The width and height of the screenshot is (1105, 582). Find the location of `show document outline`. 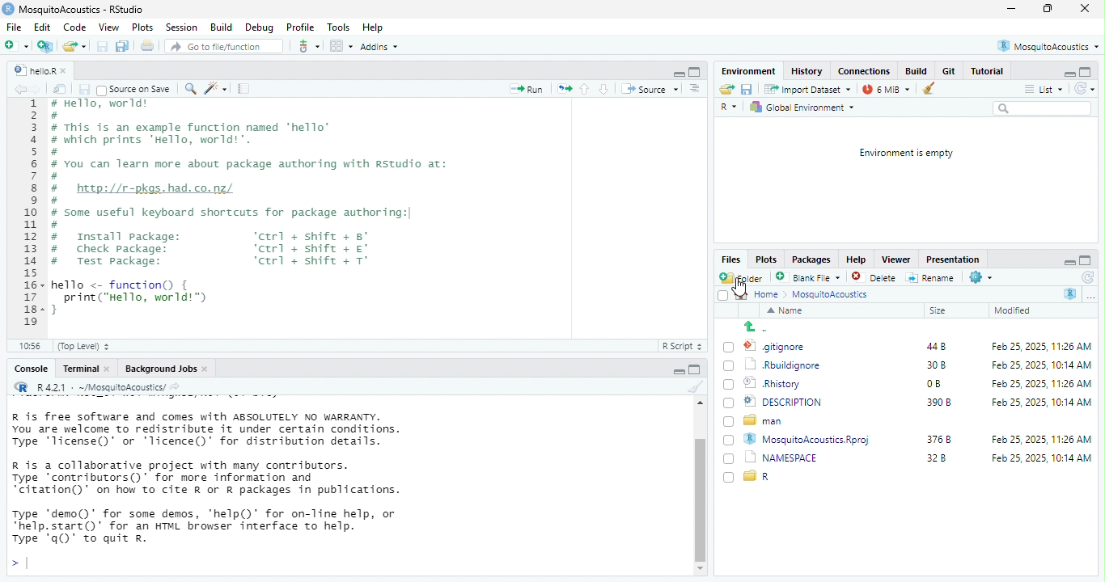

show document outline is located at coordinates (696, 90).